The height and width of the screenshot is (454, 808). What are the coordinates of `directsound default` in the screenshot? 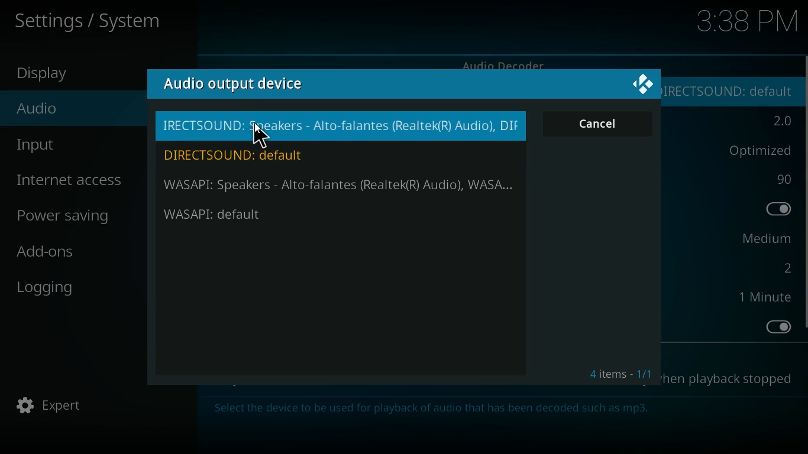 It's located at (250, 154).